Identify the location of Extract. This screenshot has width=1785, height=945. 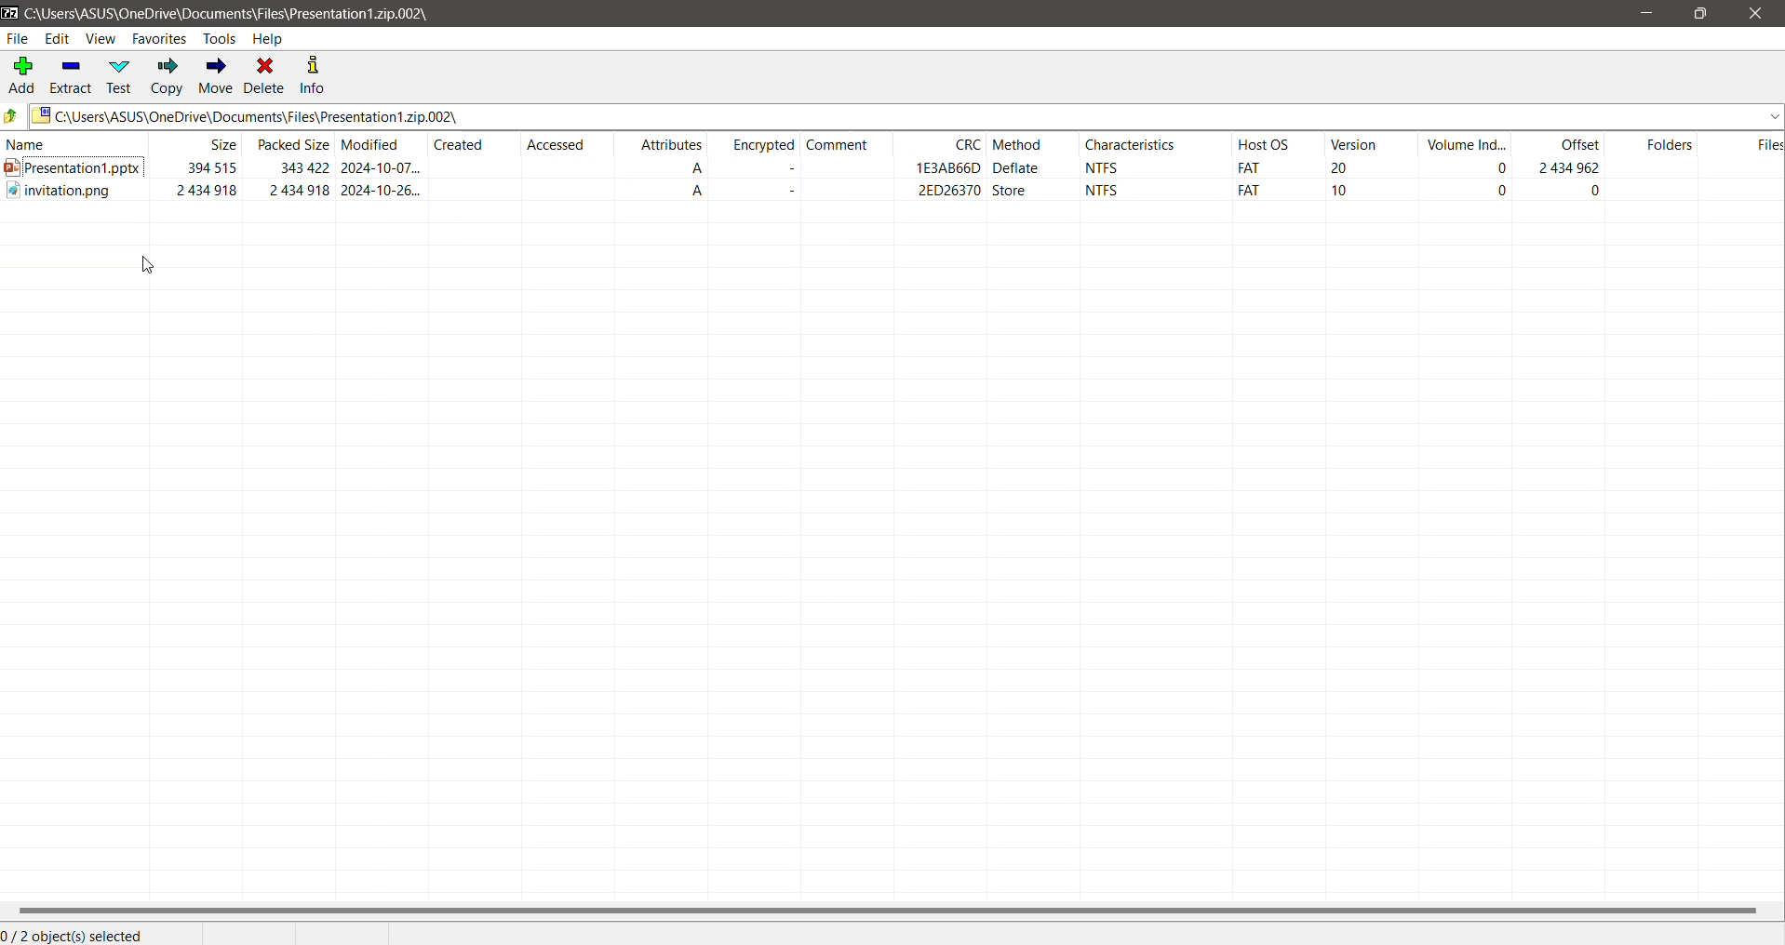
(70, 74).